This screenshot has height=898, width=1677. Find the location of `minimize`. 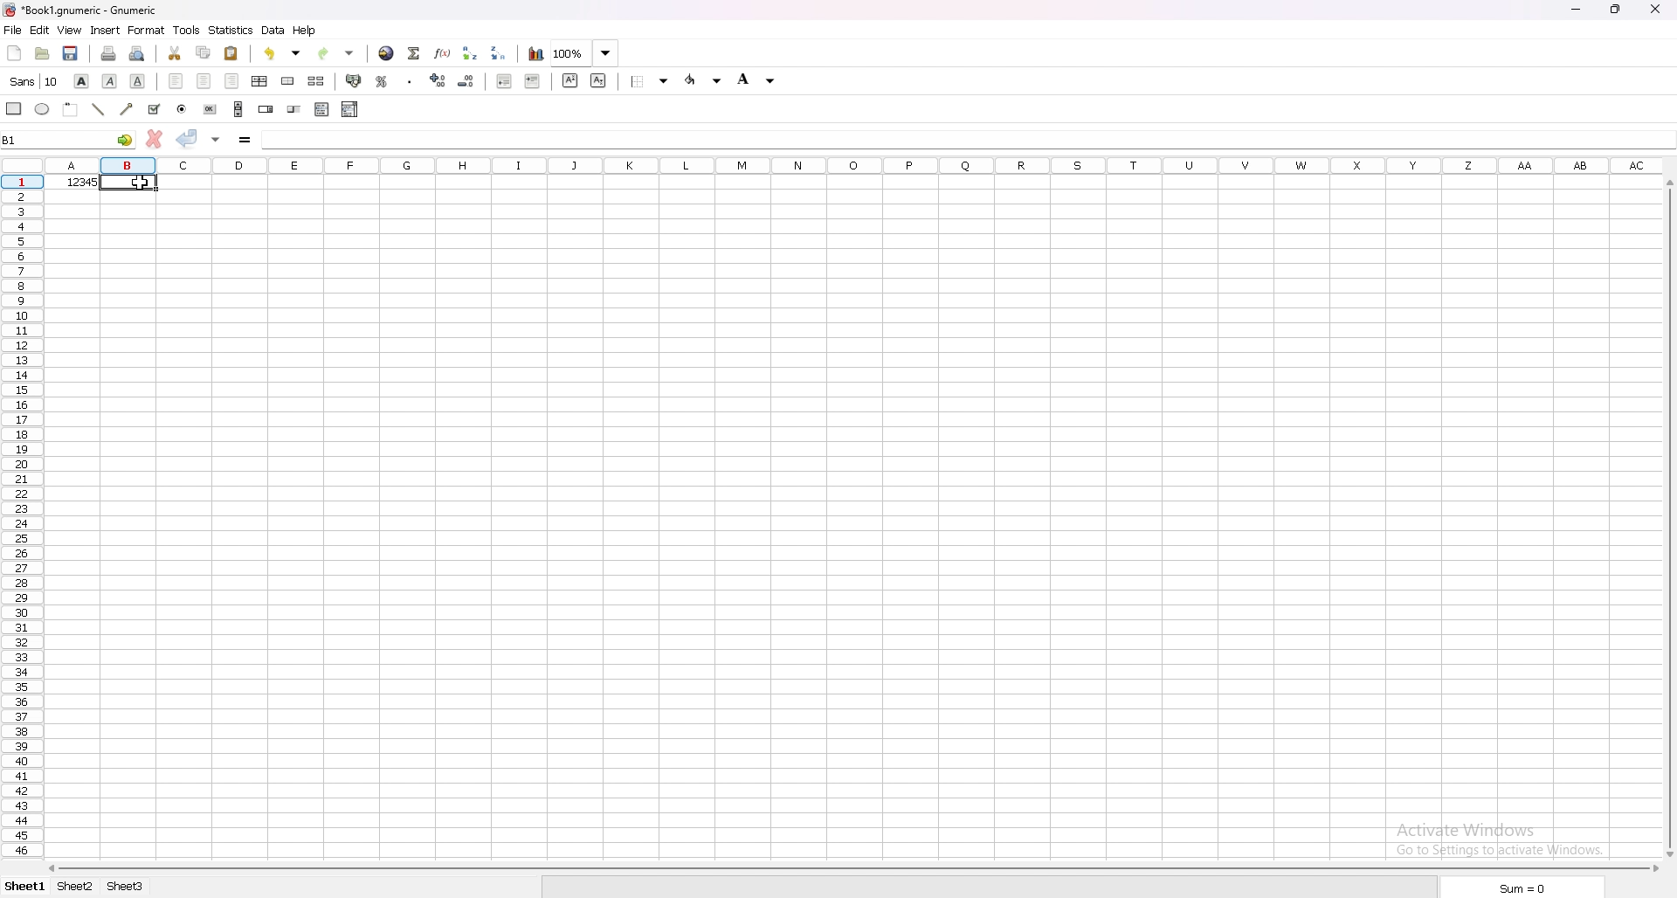

minimize is located at coordinates (1579, 8).